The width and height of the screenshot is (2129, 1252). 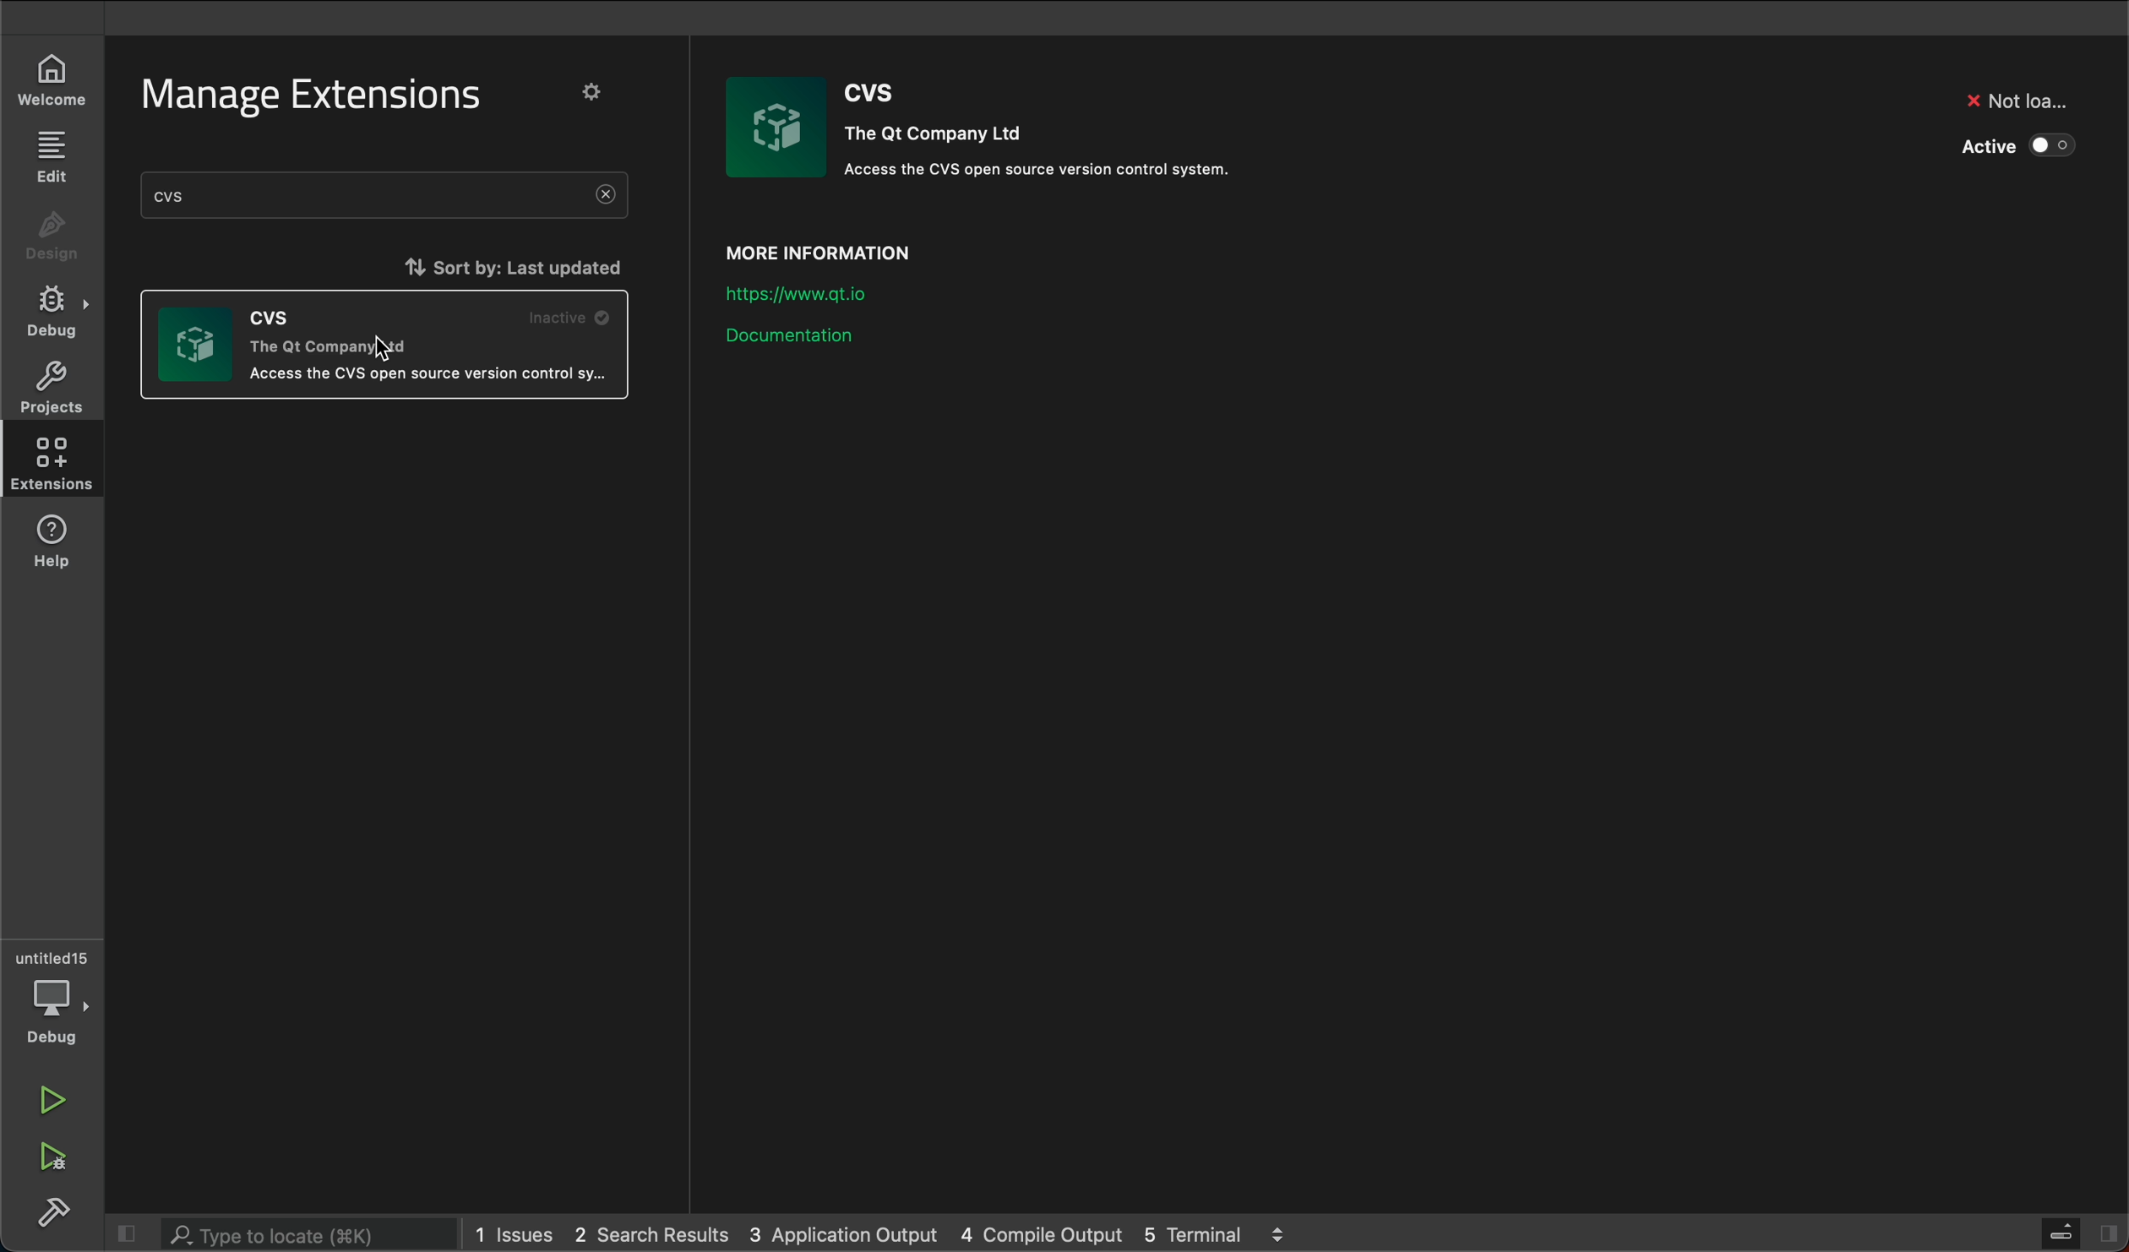 I want to click on company, so click(x=946, y=136).